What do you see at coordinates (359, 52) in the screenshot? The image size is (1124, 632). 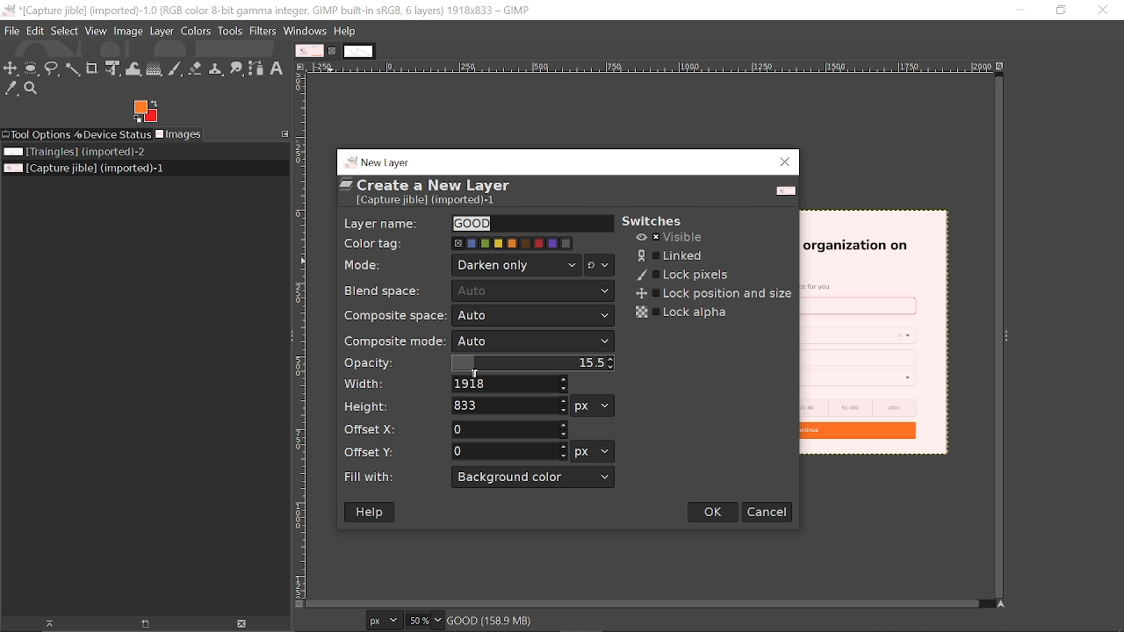 I see `other tab` at bounding box center [359, 52].